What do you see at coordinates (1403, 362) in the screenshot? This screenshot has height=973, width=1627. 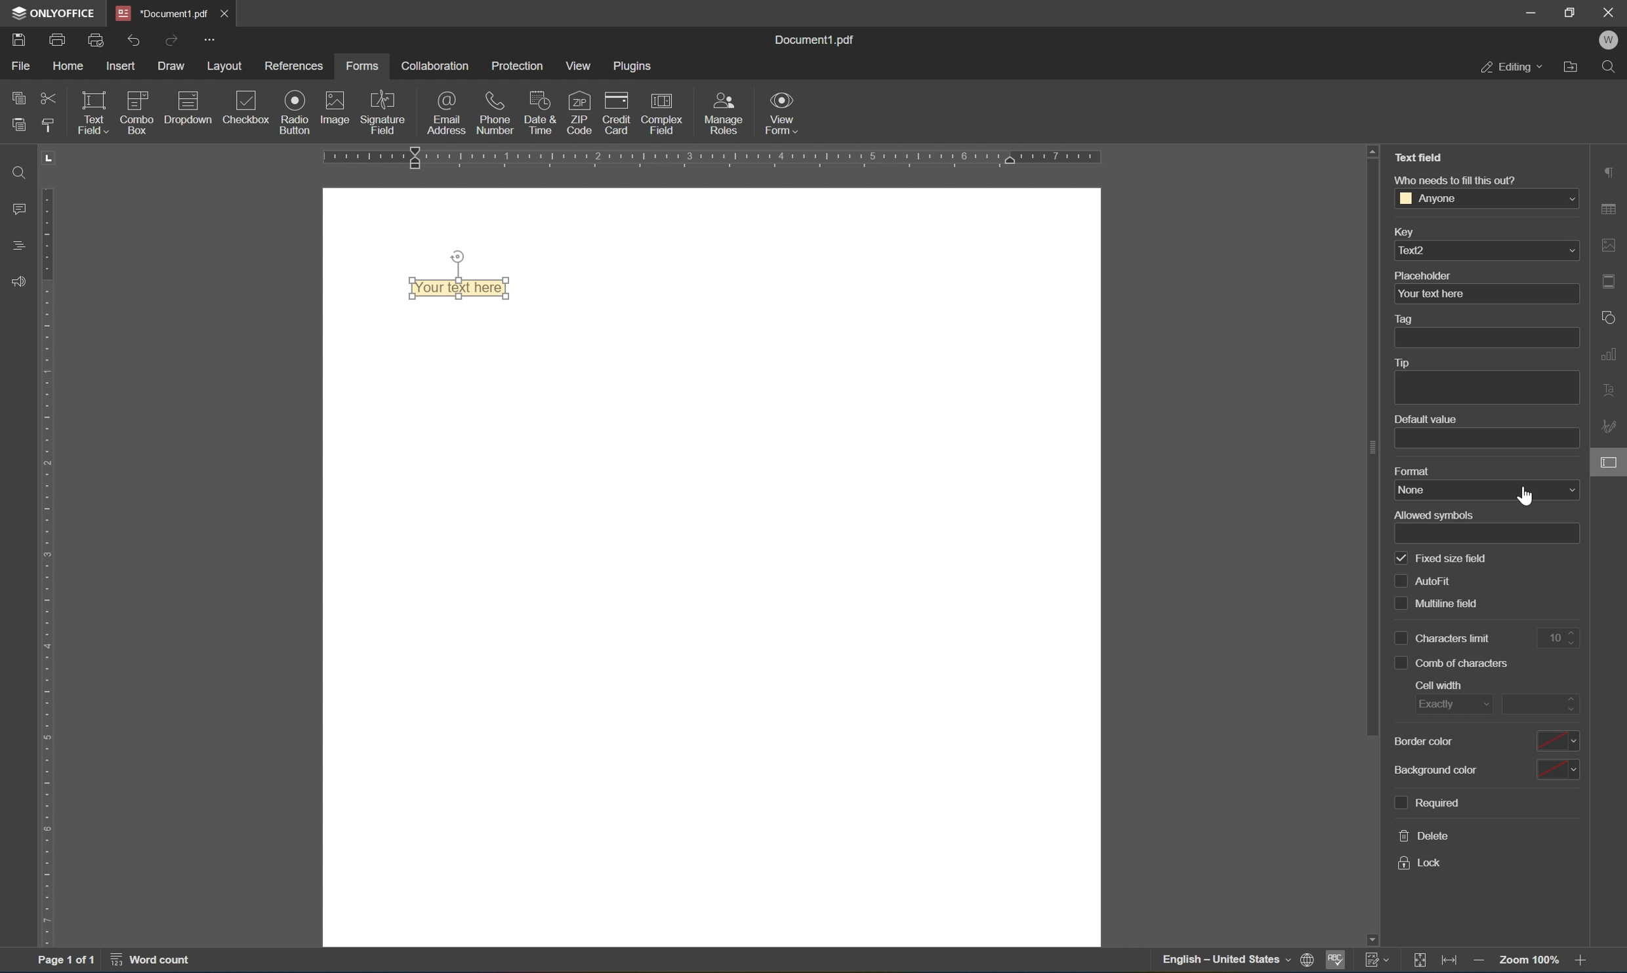 I see `tip` at bounding box center [1403, 362].